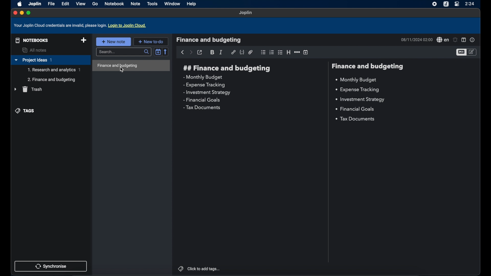 The height and width of the screenshot is (276, 491). Describe the element at coordinates (152, 4) in the screenshot. I see `tools` at that location.